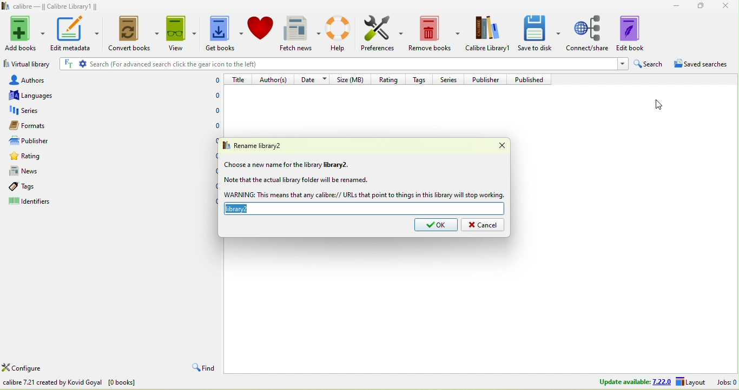 The width and height of the screenshot is (739, 390). Describe the element at coordinates (382, 34) in the screenshot. I see `preference` at that location.